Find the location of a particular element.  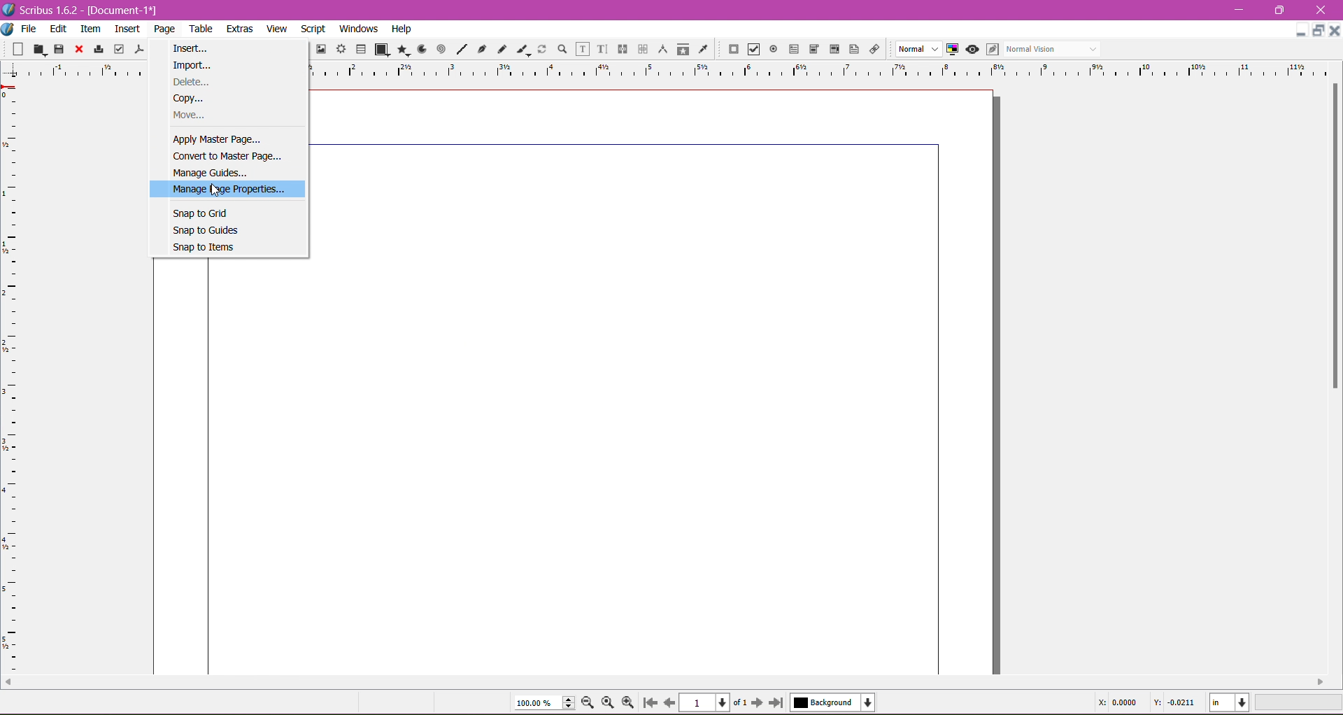

Select the current unit is located at coordinates (1230, 703).